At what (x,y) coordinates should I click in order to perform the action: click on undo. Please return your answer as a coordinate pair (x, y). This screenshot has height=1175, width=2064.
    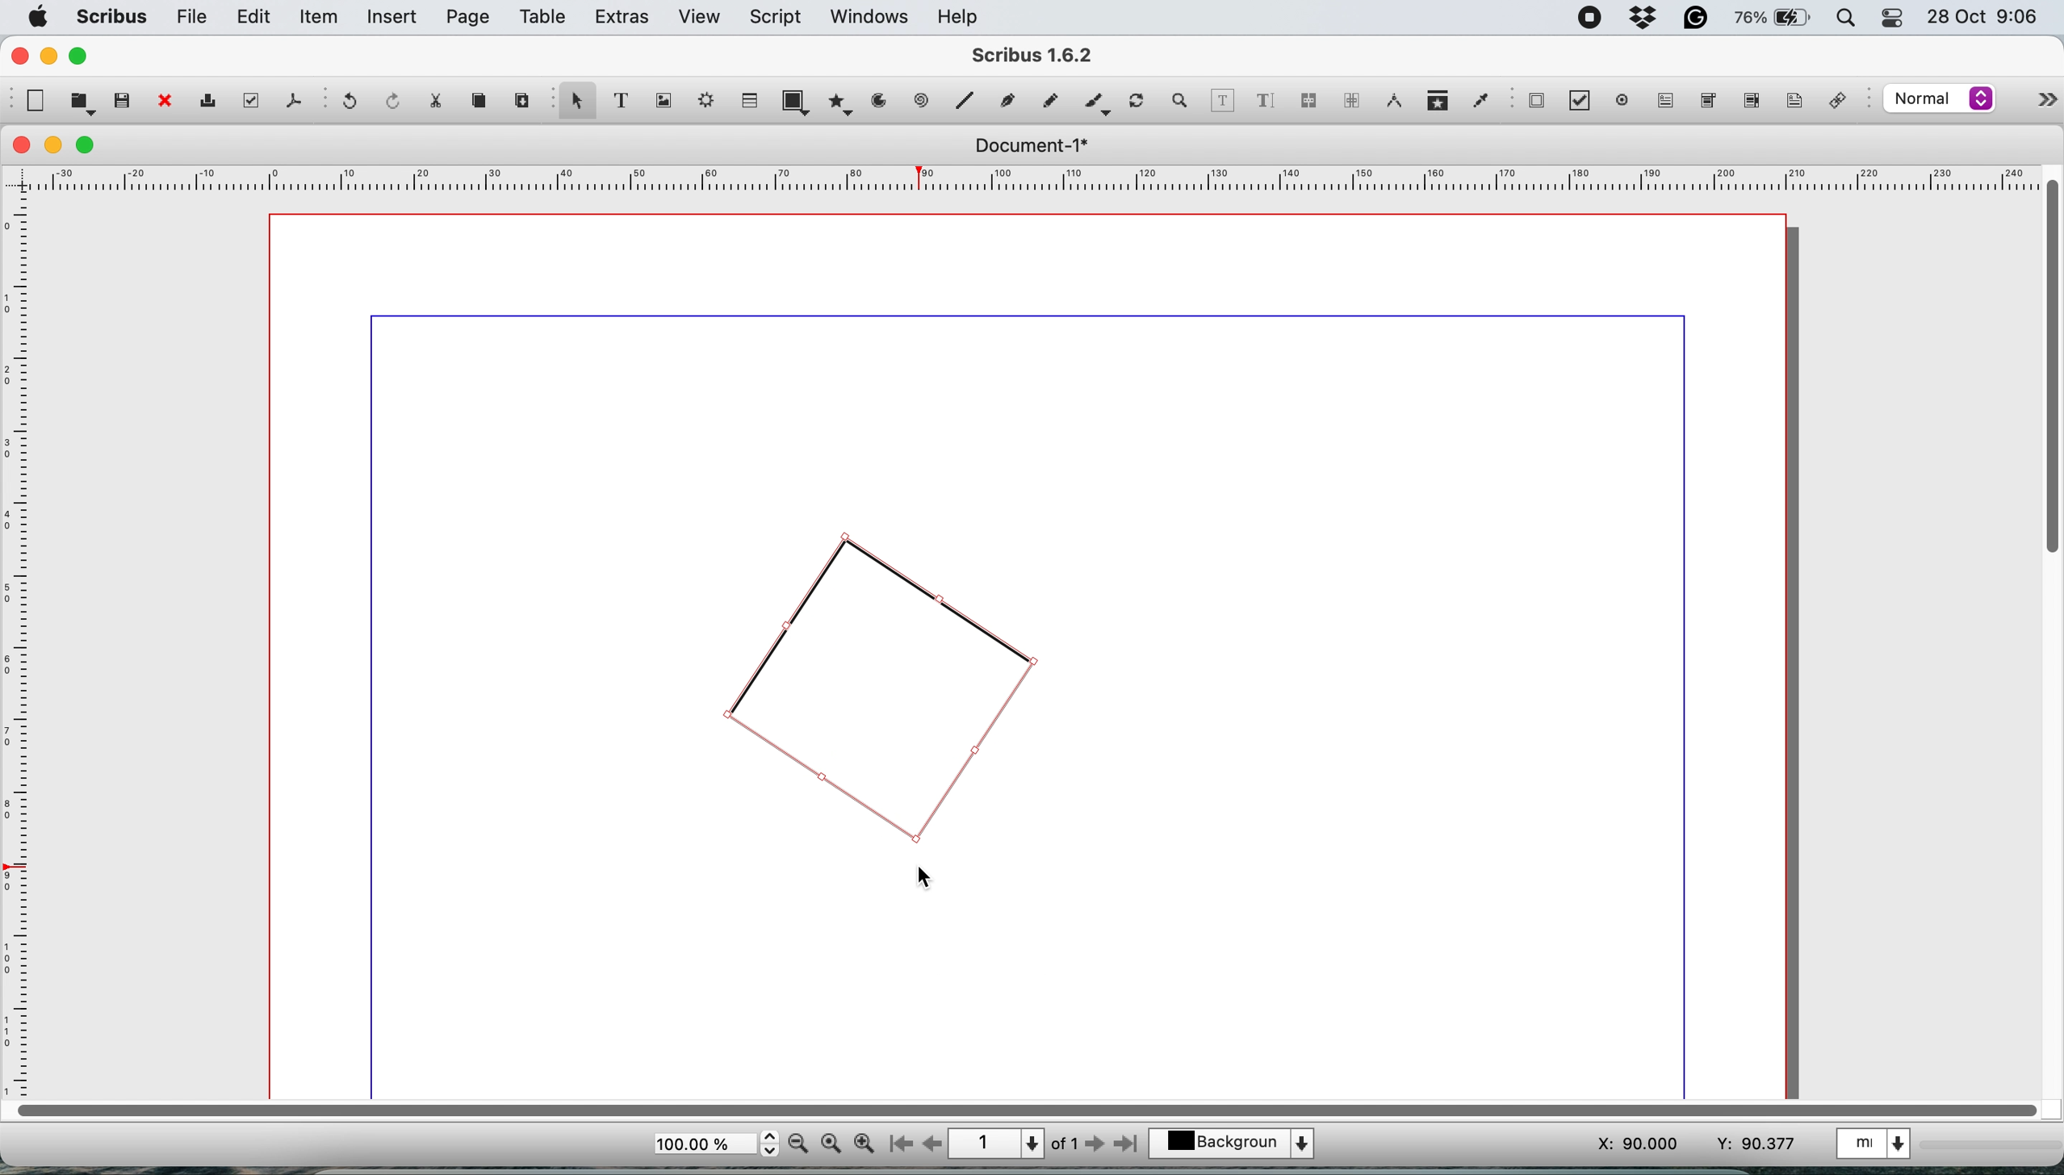
    Looking at the image, I should click on (354, 103).